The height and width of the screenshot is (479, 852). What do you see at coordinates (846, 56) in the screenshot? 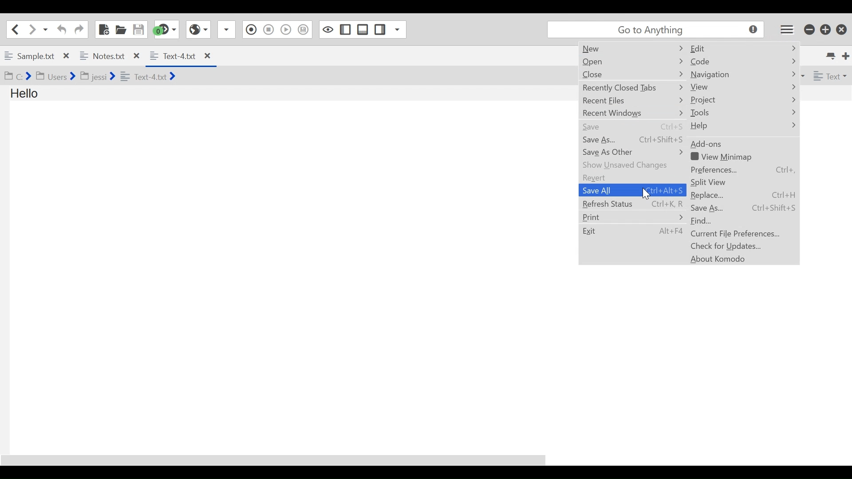
I see `New Tab` at bounding box center [846, 56].